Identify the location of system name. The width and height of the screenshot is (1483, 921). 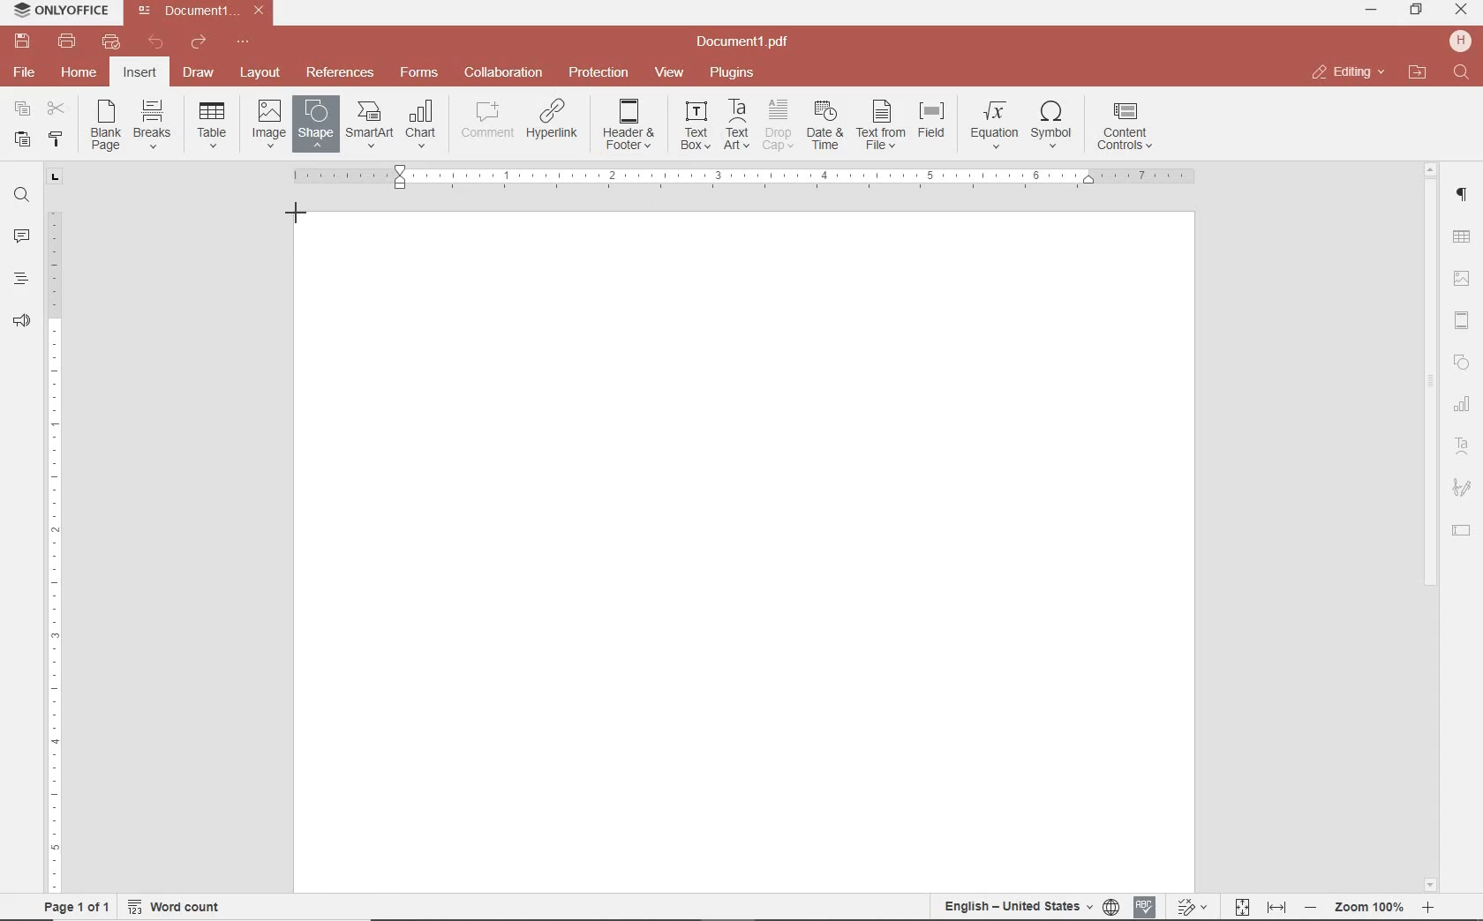
(56, 11).